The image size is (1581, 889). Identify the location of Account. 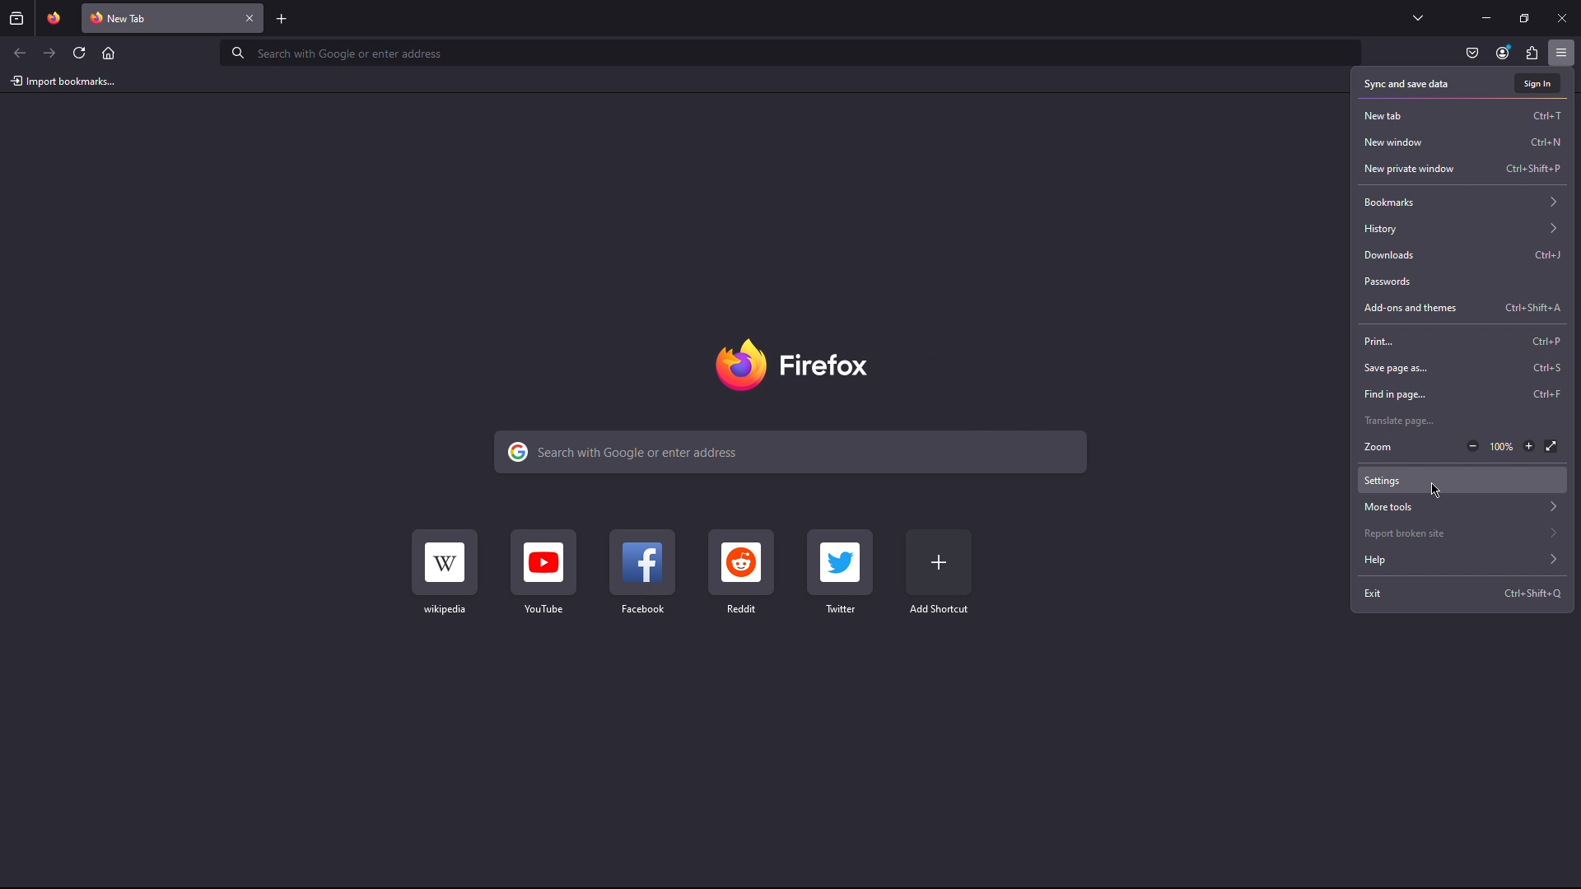
(1503, 54).